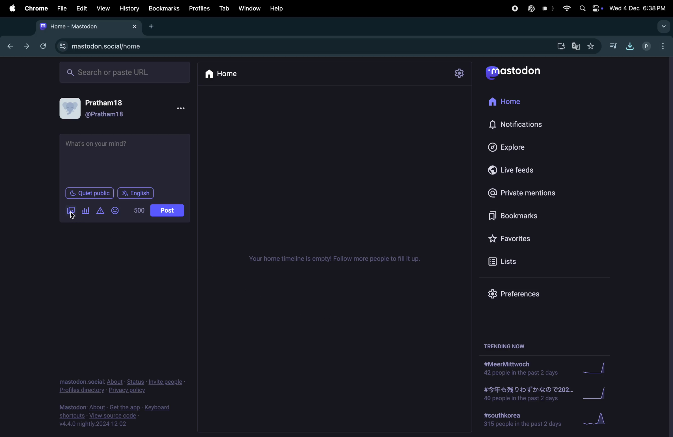 The width and height of the screenshot is (673, 437). I want to click on 500 words, so click(138, 210).